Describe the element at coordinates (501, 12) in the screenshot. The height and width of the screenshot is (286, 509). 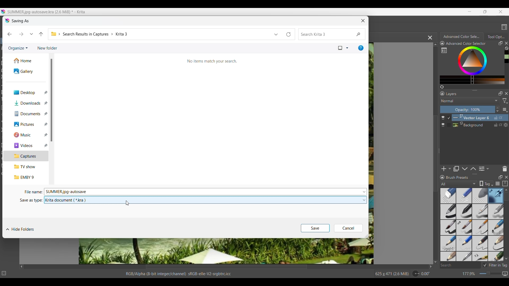
I see `Close interface` at that location.